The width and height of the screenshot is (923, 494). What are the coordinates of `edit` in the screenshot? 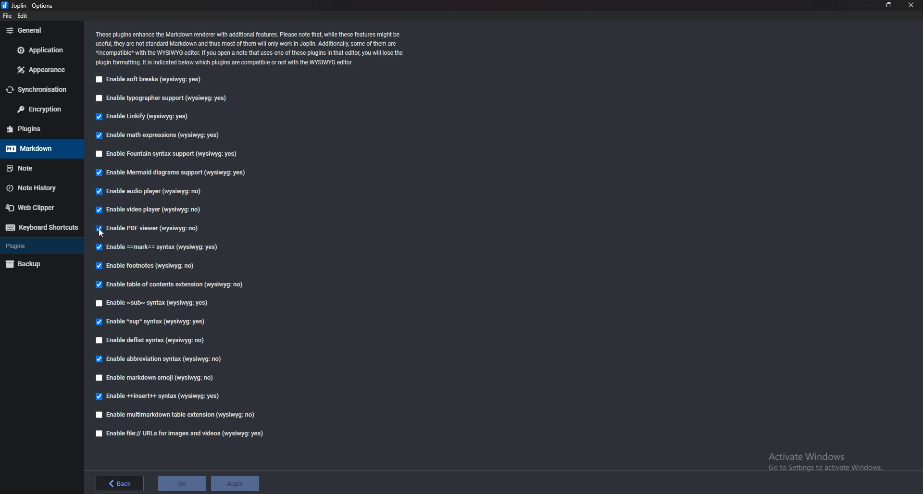 It's located at (24, 15).